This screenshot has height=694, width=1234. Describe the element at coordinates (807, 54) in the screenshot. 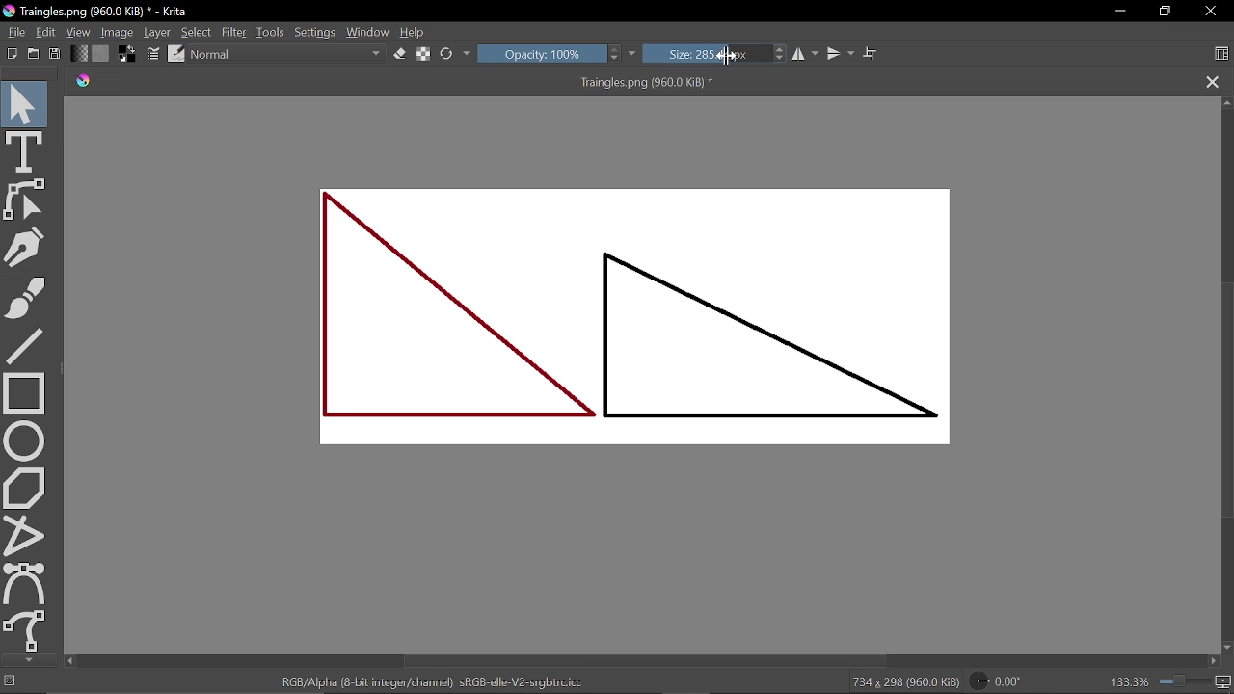

I see `Horizontal mirrior tool ` at that location.